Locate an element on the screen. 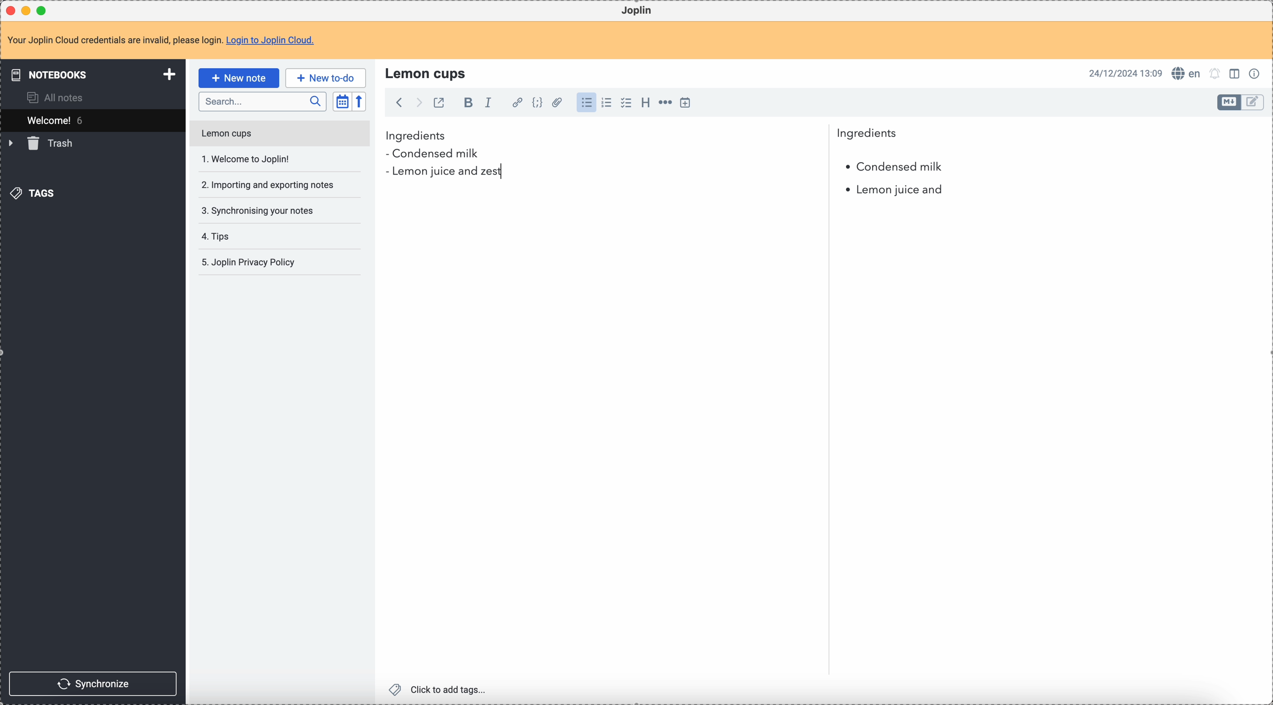 Image resolution: width=1273 pixels, height=705 pixels. lemon cups is located at coordinates (279, 135).